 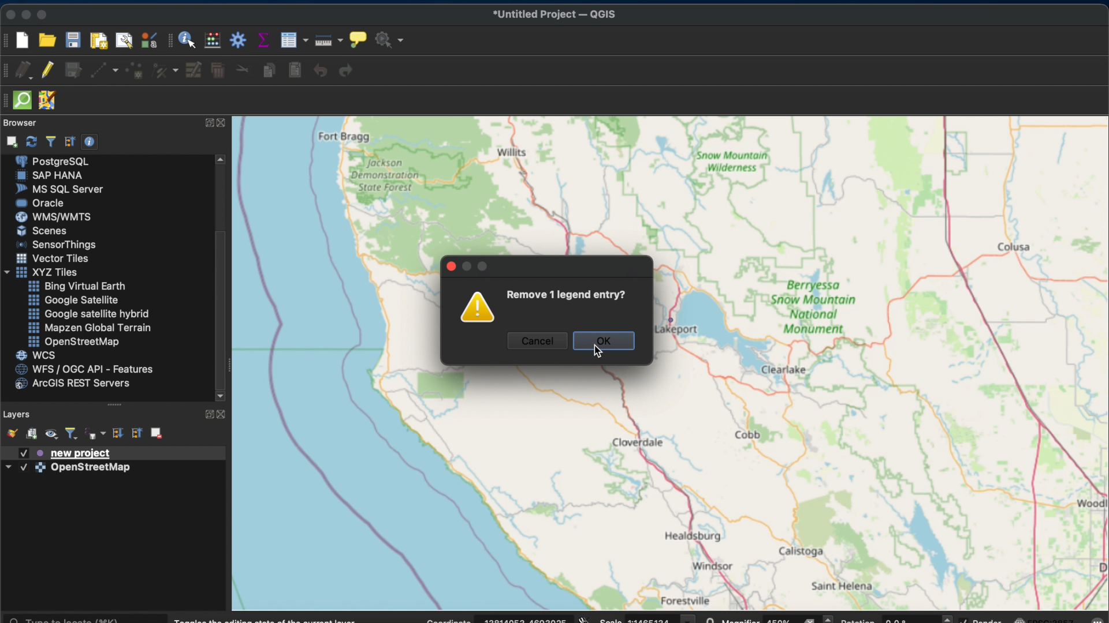 What do you see at coordinates (606, 342) in the screenshot?
I see `ok button` at bounding box center [606, 342].